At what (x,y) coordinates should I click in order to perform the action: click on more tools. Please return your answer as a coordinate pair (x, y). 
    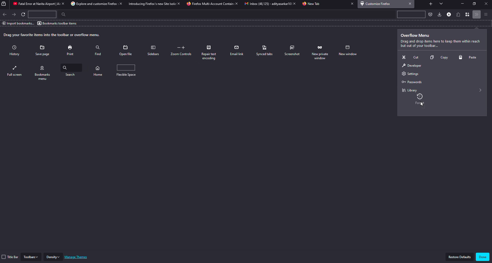
    Looking at the image, I should click on (477, 15).